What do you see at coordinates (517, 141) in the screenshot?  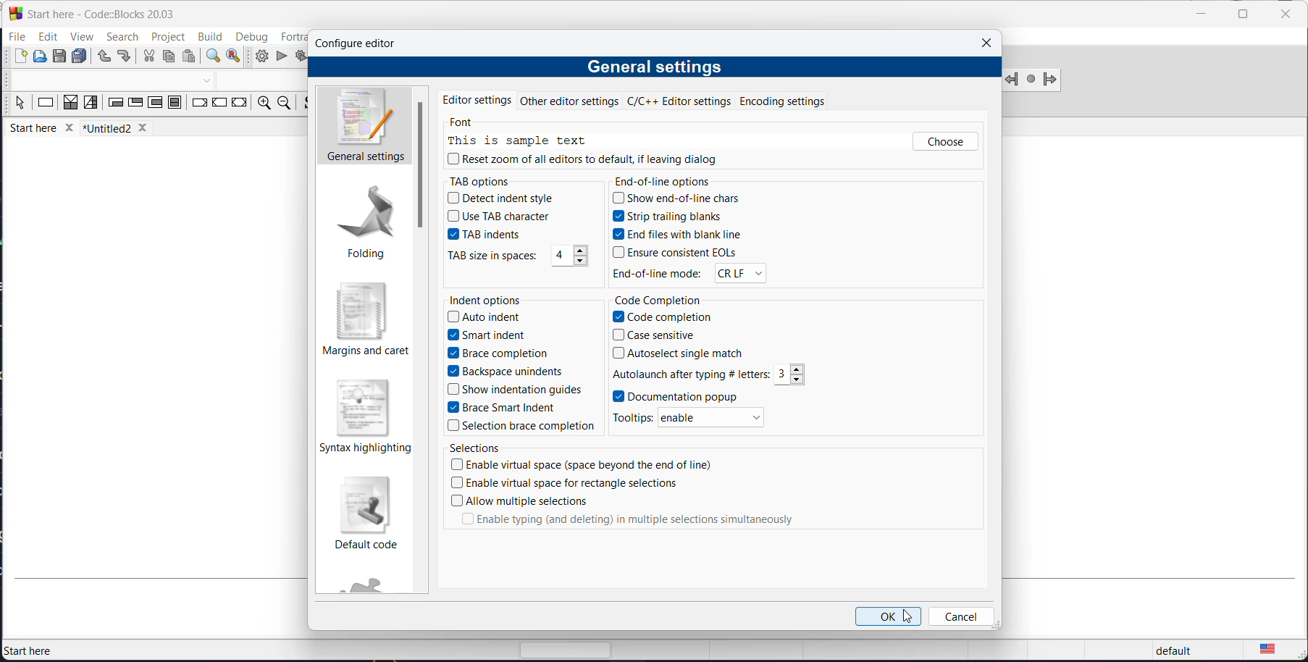 I see `sample text` at bounding box center [517, 141].